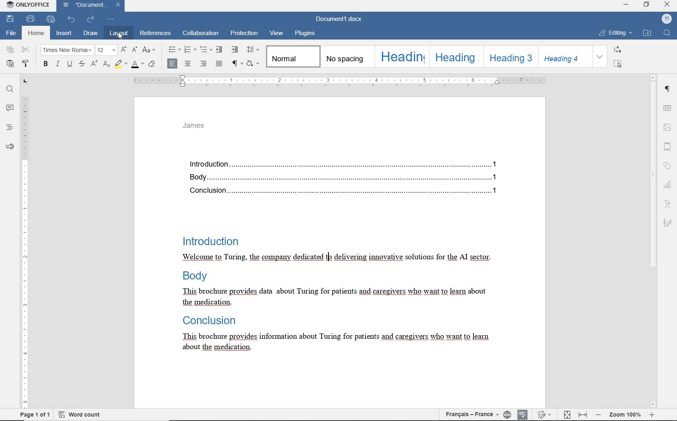 The width and height of the screenshot is (677, 421). What do you see at coordinates (341, 81) in the screenshot?
I see `ruler` at bounding box center [341, 81].